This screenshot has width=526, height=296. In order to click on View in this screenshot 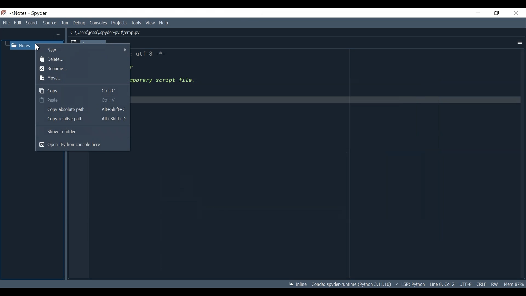, I will do `click(150, 23)`.